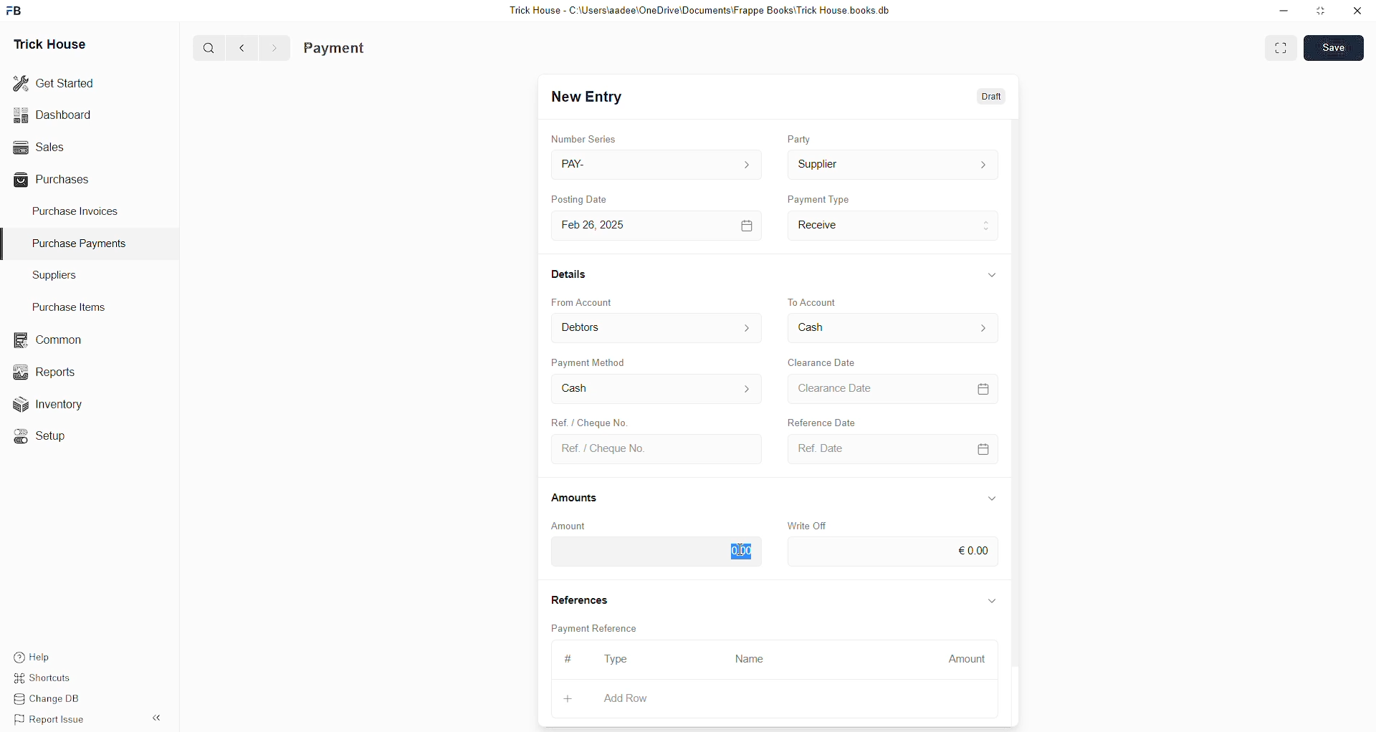 This screenshot has height=732, width=1376. Describe the element at coordinates (893, 225) in the screenshot. I see ` Receive` at that location.